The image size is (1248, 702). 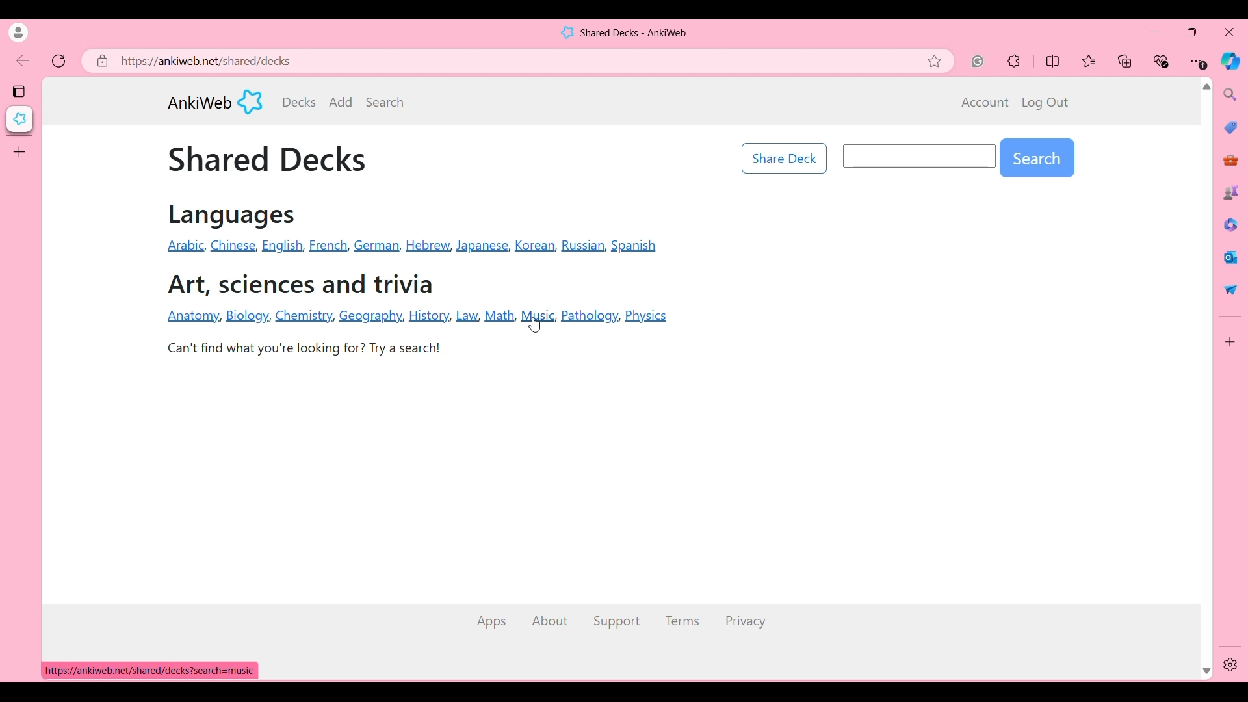 What do you see at coordinates (580, 246) in the screenshot?
I see `Russian` at bounding box center [580, 246].